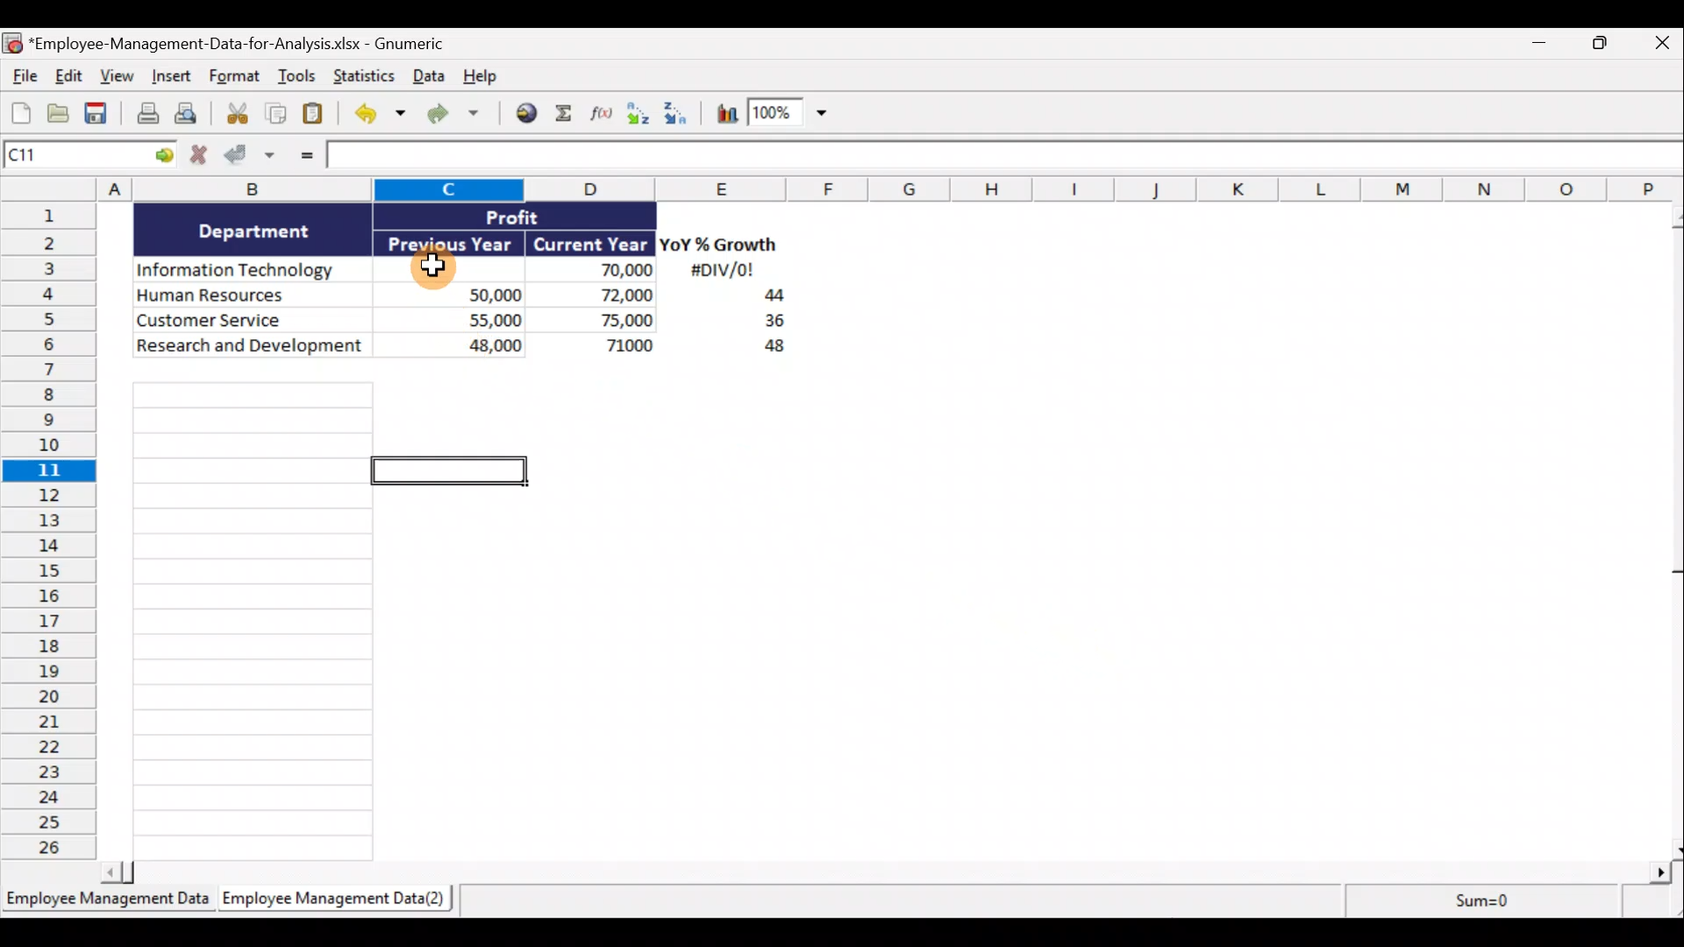  What do you see at coordinates (719, 112) in the screenshot?
I see `Insert a chart` at bounding box center [719, 112].